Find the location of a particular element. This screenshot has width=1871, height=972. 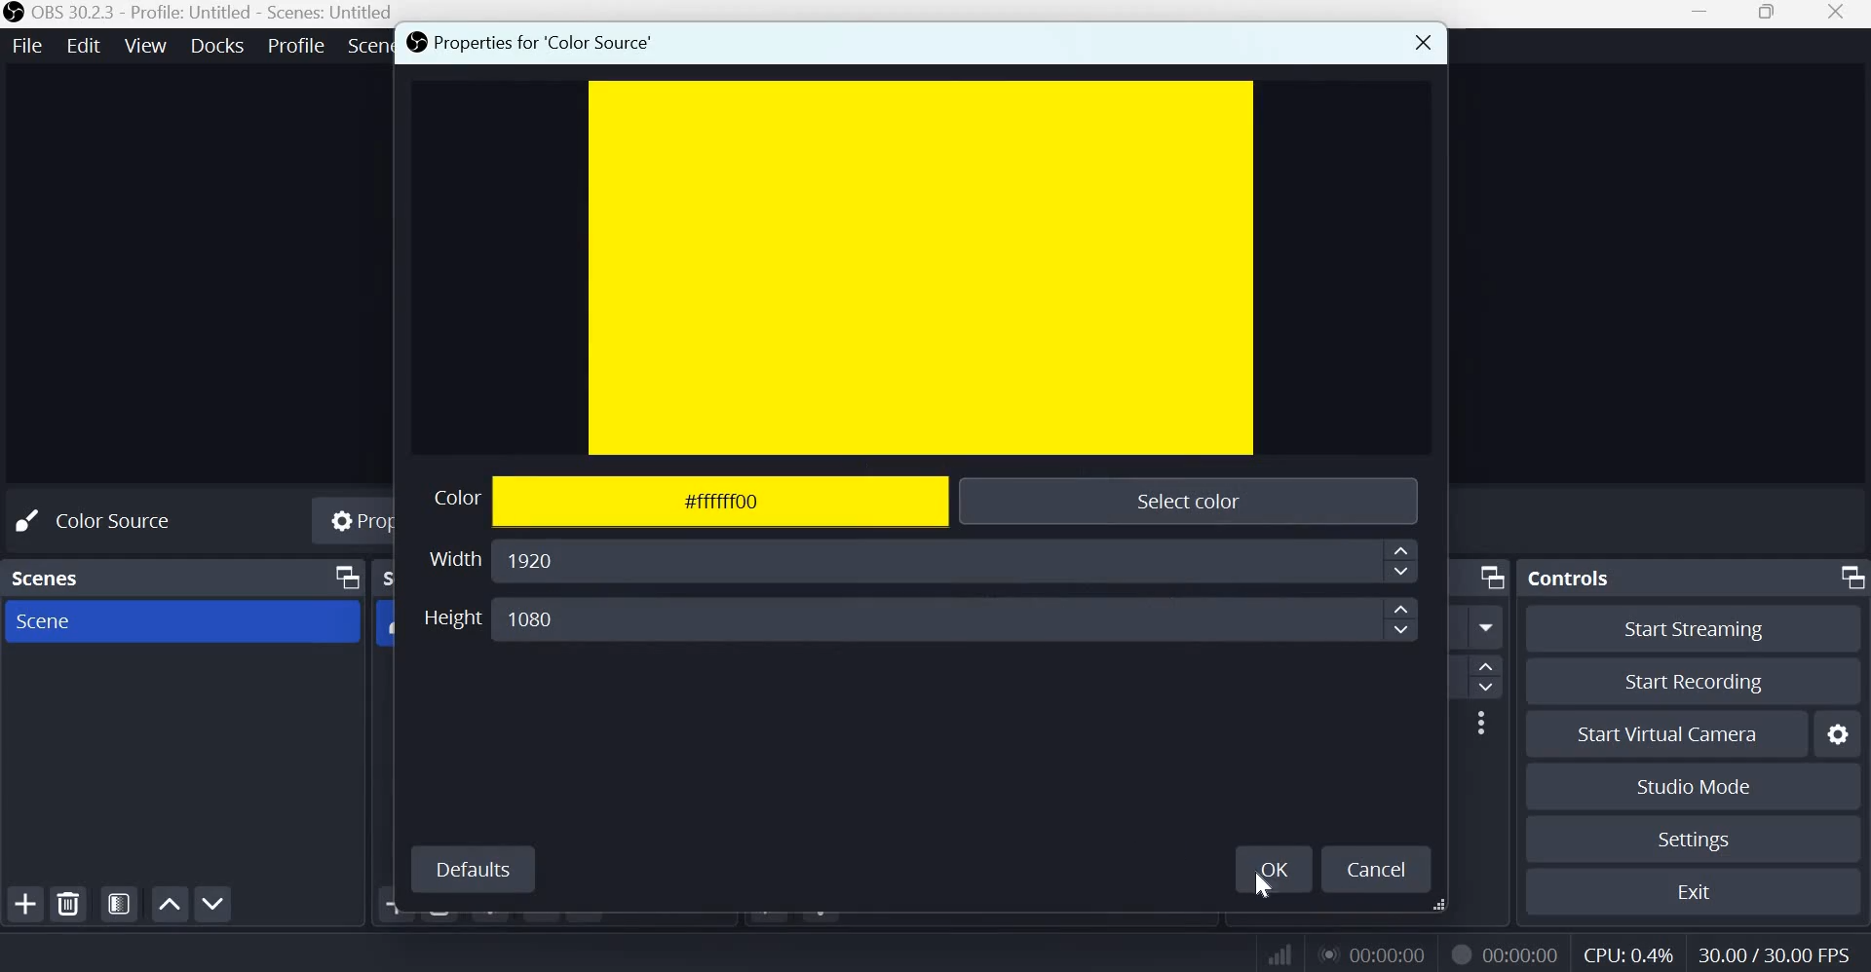

Height is located at coordinates (451, 617).